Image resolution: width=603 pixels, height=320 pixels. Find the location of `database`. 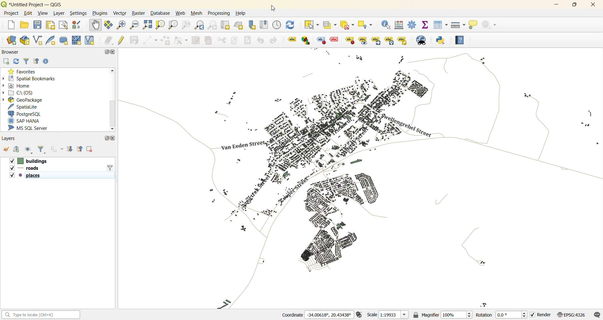

database is located at coordinates (160, 13).